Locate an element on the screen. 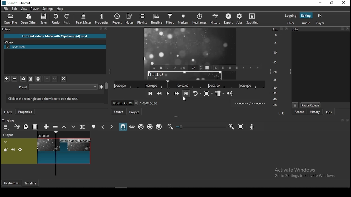 Image resolution: width=351 pixels, height=197 pixels. jobs is located at coordinates (329, 112).